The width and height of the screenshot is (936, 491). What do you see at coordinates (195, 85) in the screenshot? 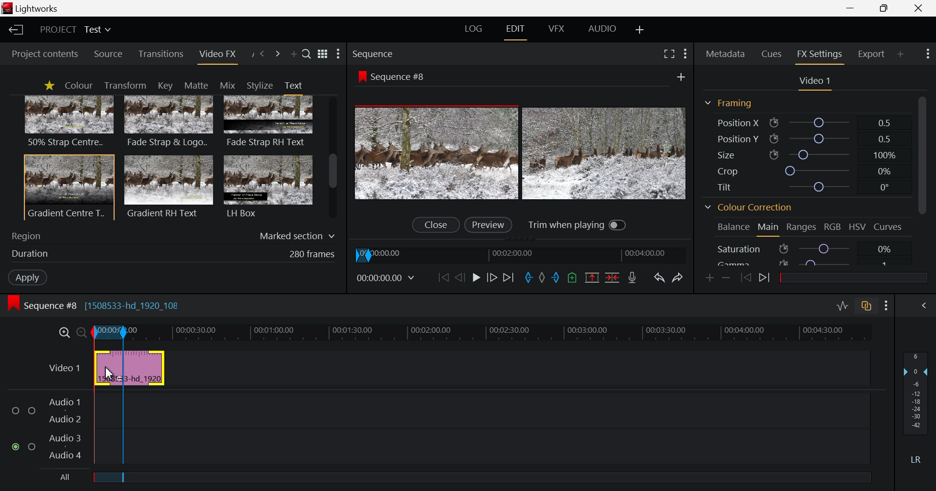
I see `Matte` at bounding box center [195, 85].